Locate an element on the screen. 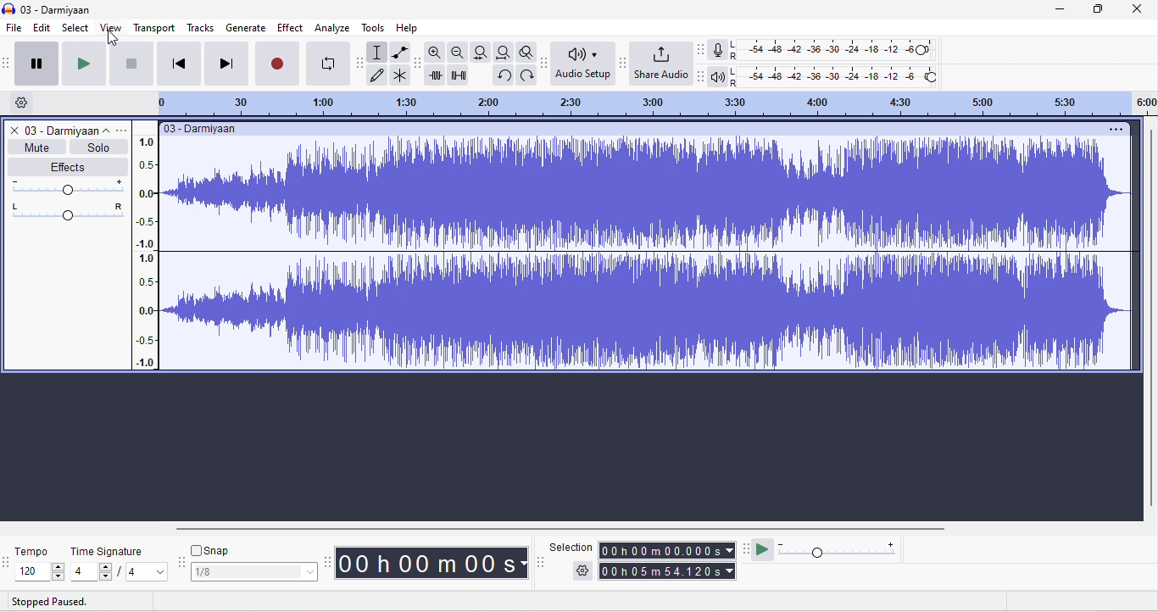 The width and height of the screenshot is (1158, 612). L is located at coordinates (736, 72).